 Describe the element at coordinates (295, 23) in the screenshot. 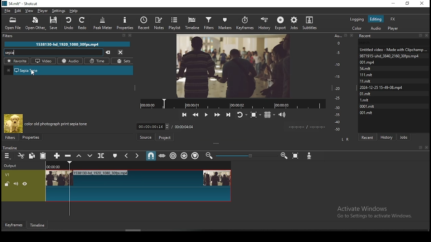

I see `jobs` at that location.